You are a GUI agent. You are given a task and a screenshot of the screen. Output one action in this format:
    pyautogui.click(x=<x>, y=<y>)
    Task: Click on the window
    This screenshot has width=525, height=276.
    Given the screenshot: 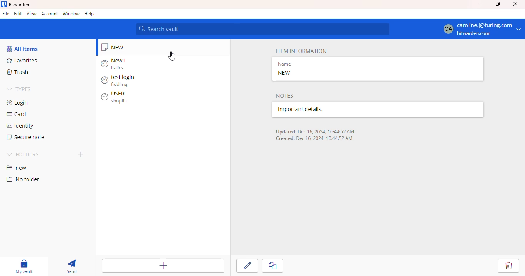 What is the action you would take?
    pyautogui.click(x=71, y=13)
    